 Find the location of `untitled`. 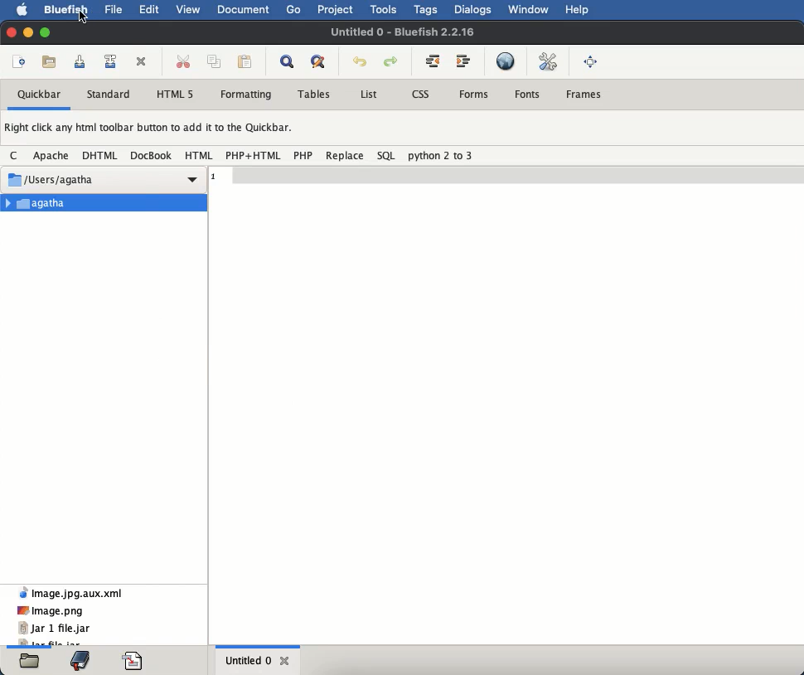

untitled is located at coordinates (404, 31).